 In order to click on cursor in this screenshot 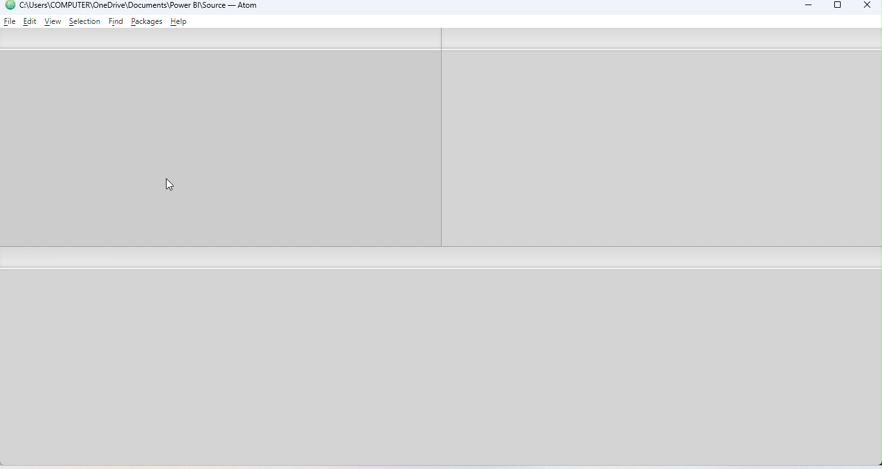, I will do `click(175, 186)`.